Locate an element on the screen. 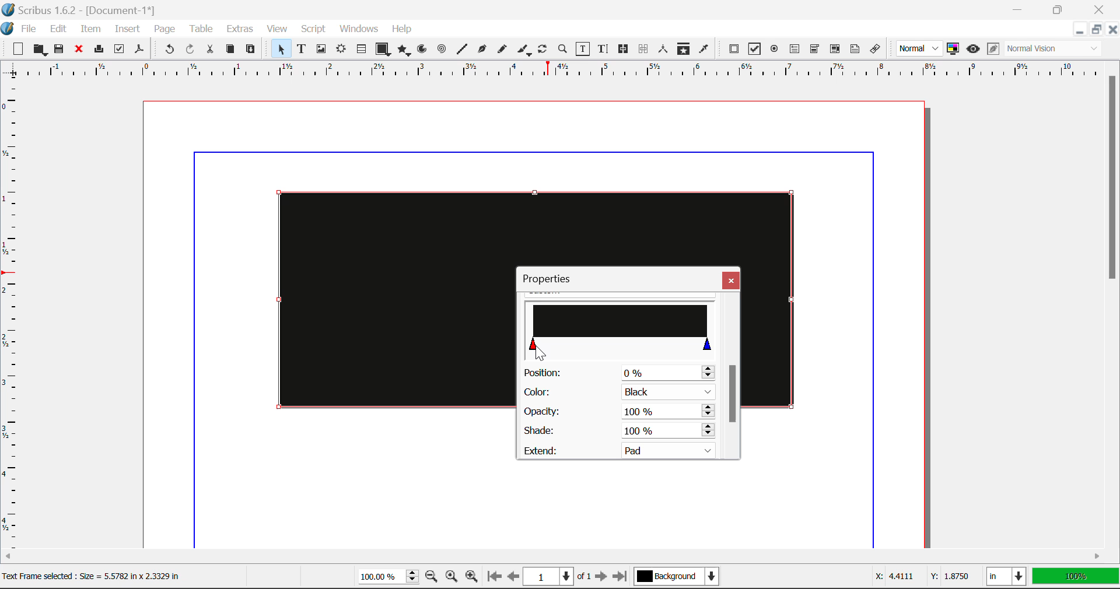  Polygons is located at coordinates (404, 51).